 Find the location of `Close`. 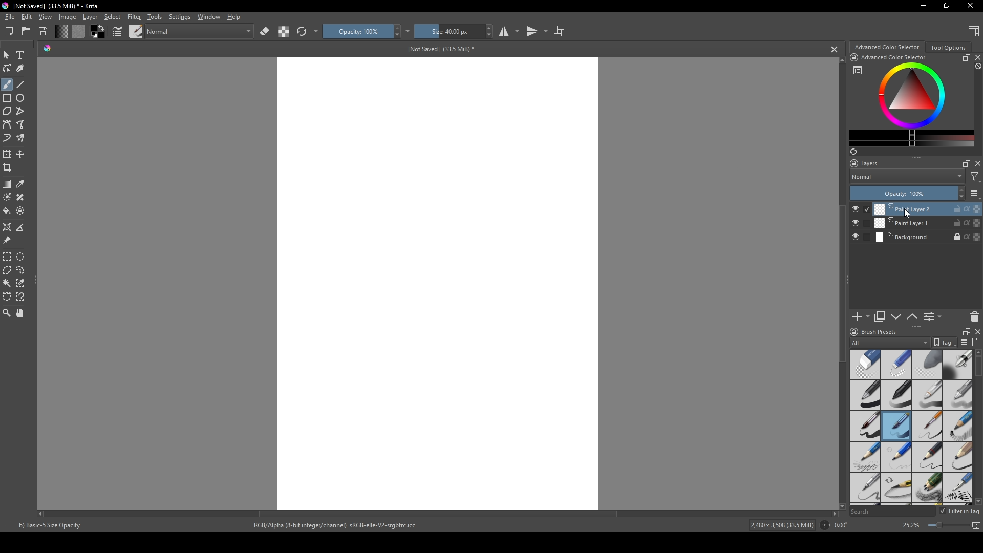

Close is located at coordinates (968, 6).